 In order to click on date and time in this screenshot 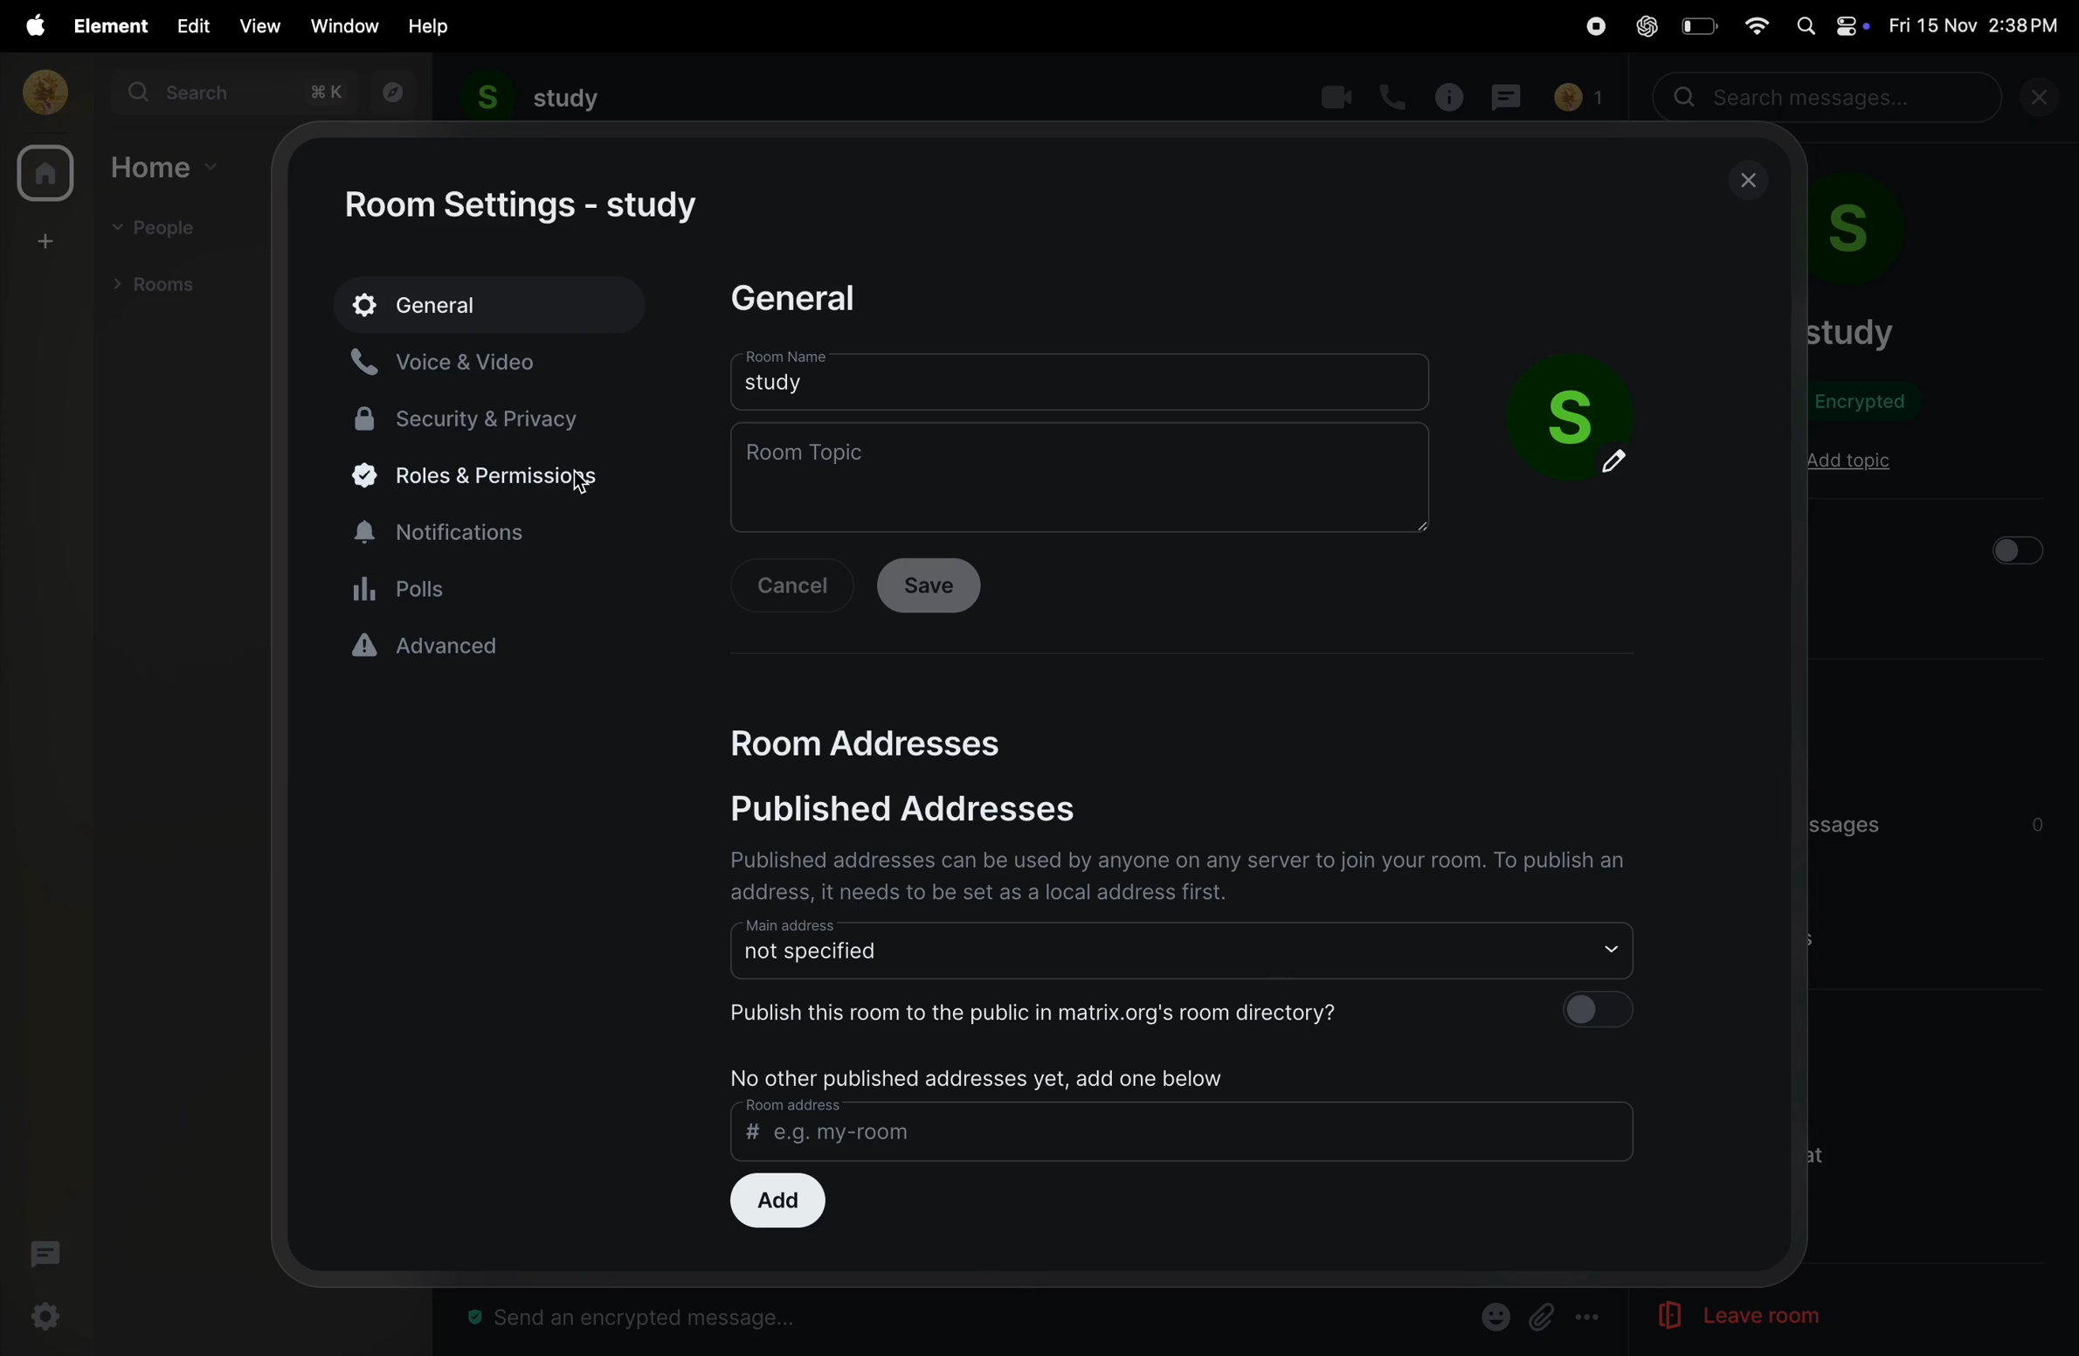, I will do `click(1979, 26)`.